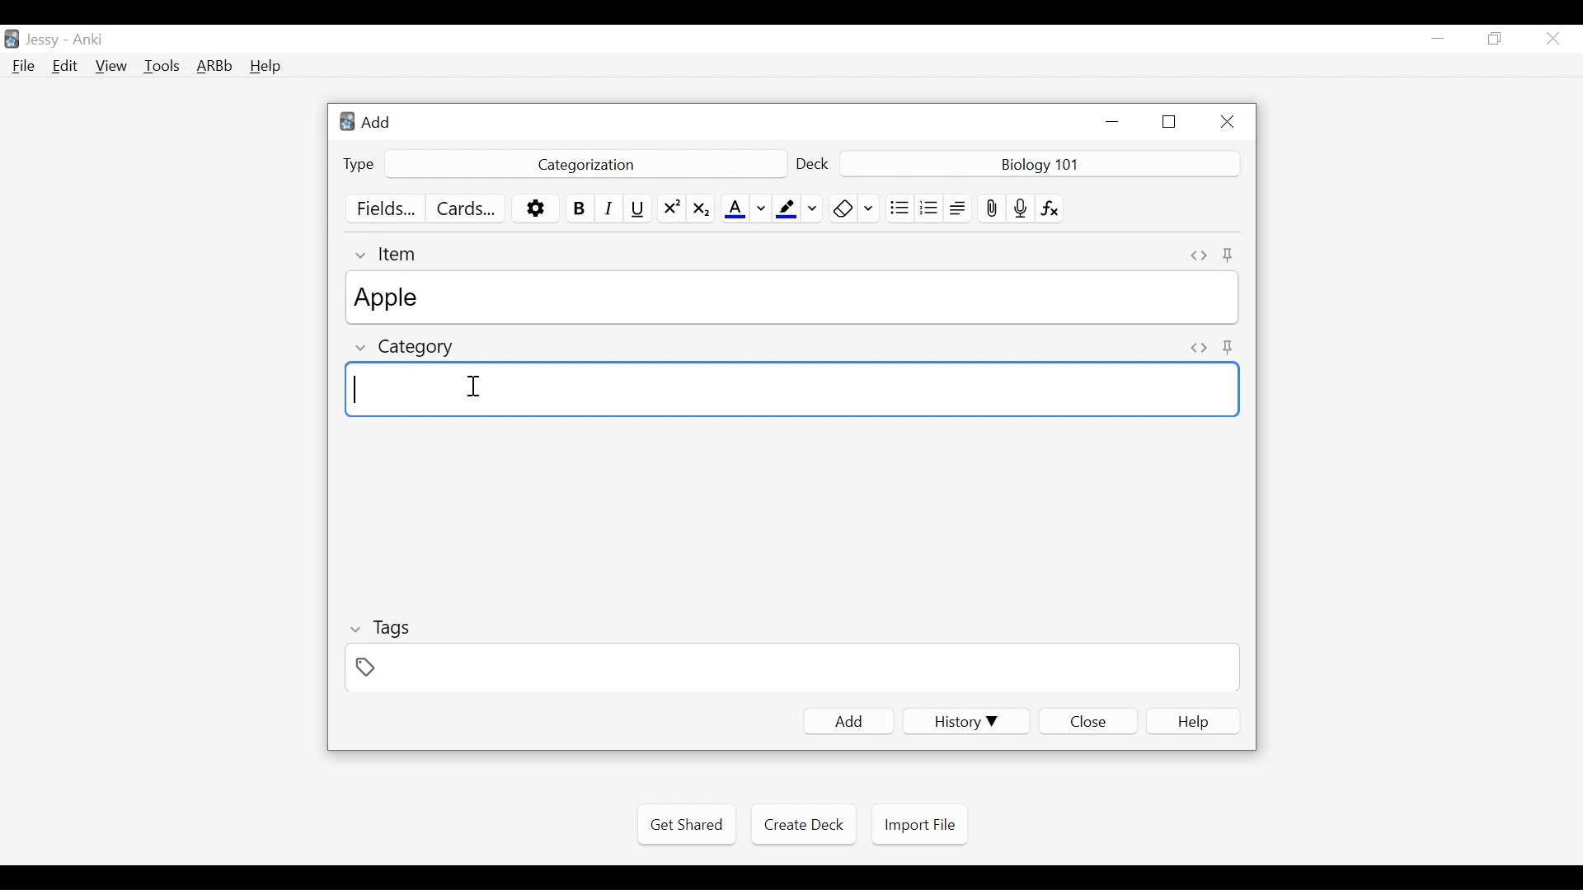 Image resolution: width=1583 pixels, height=890 pixels. Describe the element at coordinates (63, 68) in the screenshot. I see `Edit` at that location.